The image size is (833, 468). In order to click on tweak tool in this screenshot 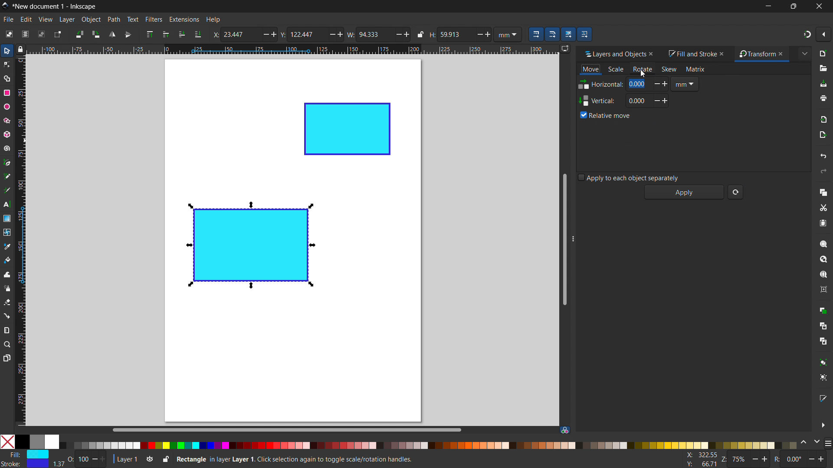, I will do `click(7, 274)`.